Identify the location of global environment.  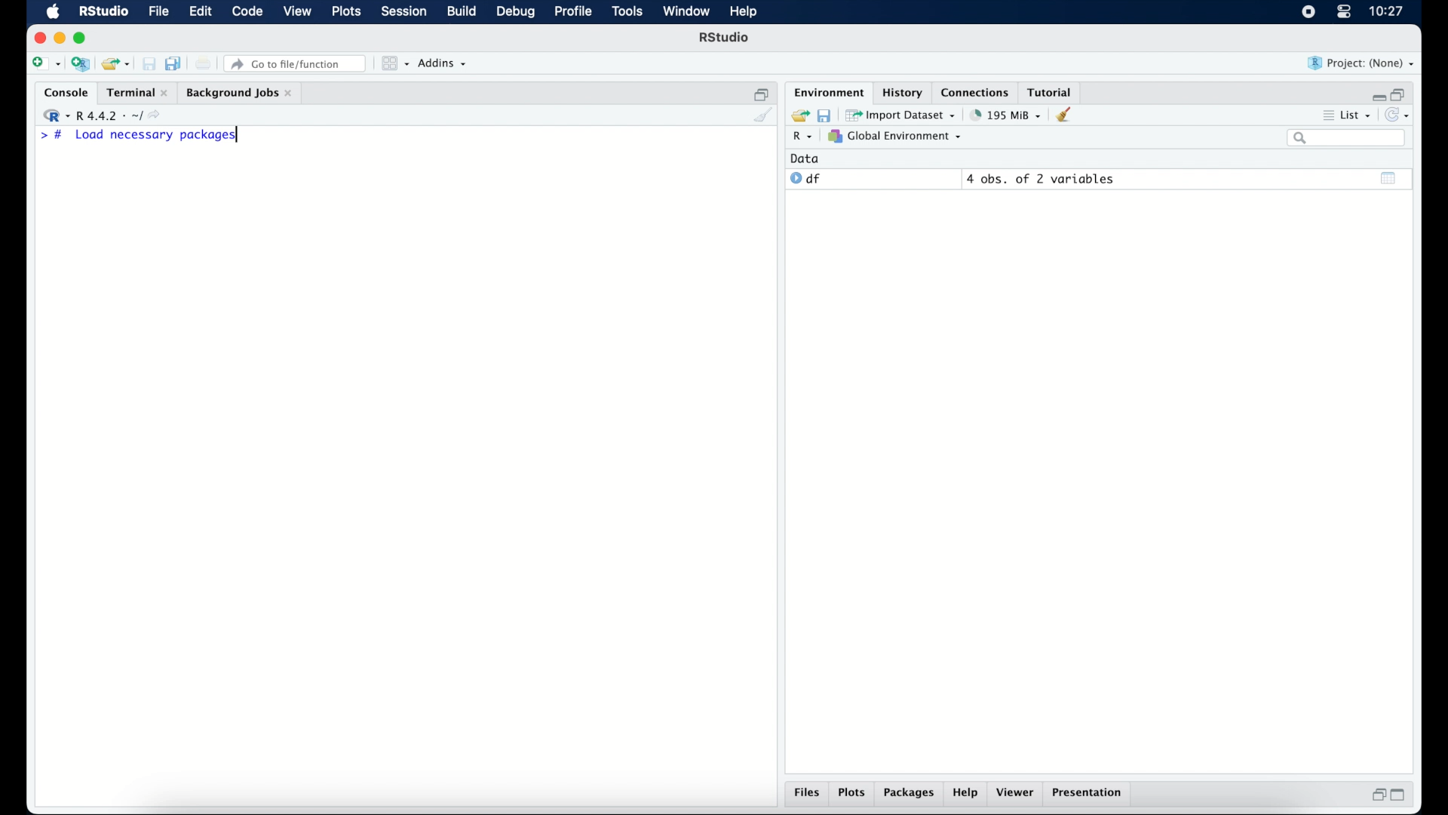
(895, 137).